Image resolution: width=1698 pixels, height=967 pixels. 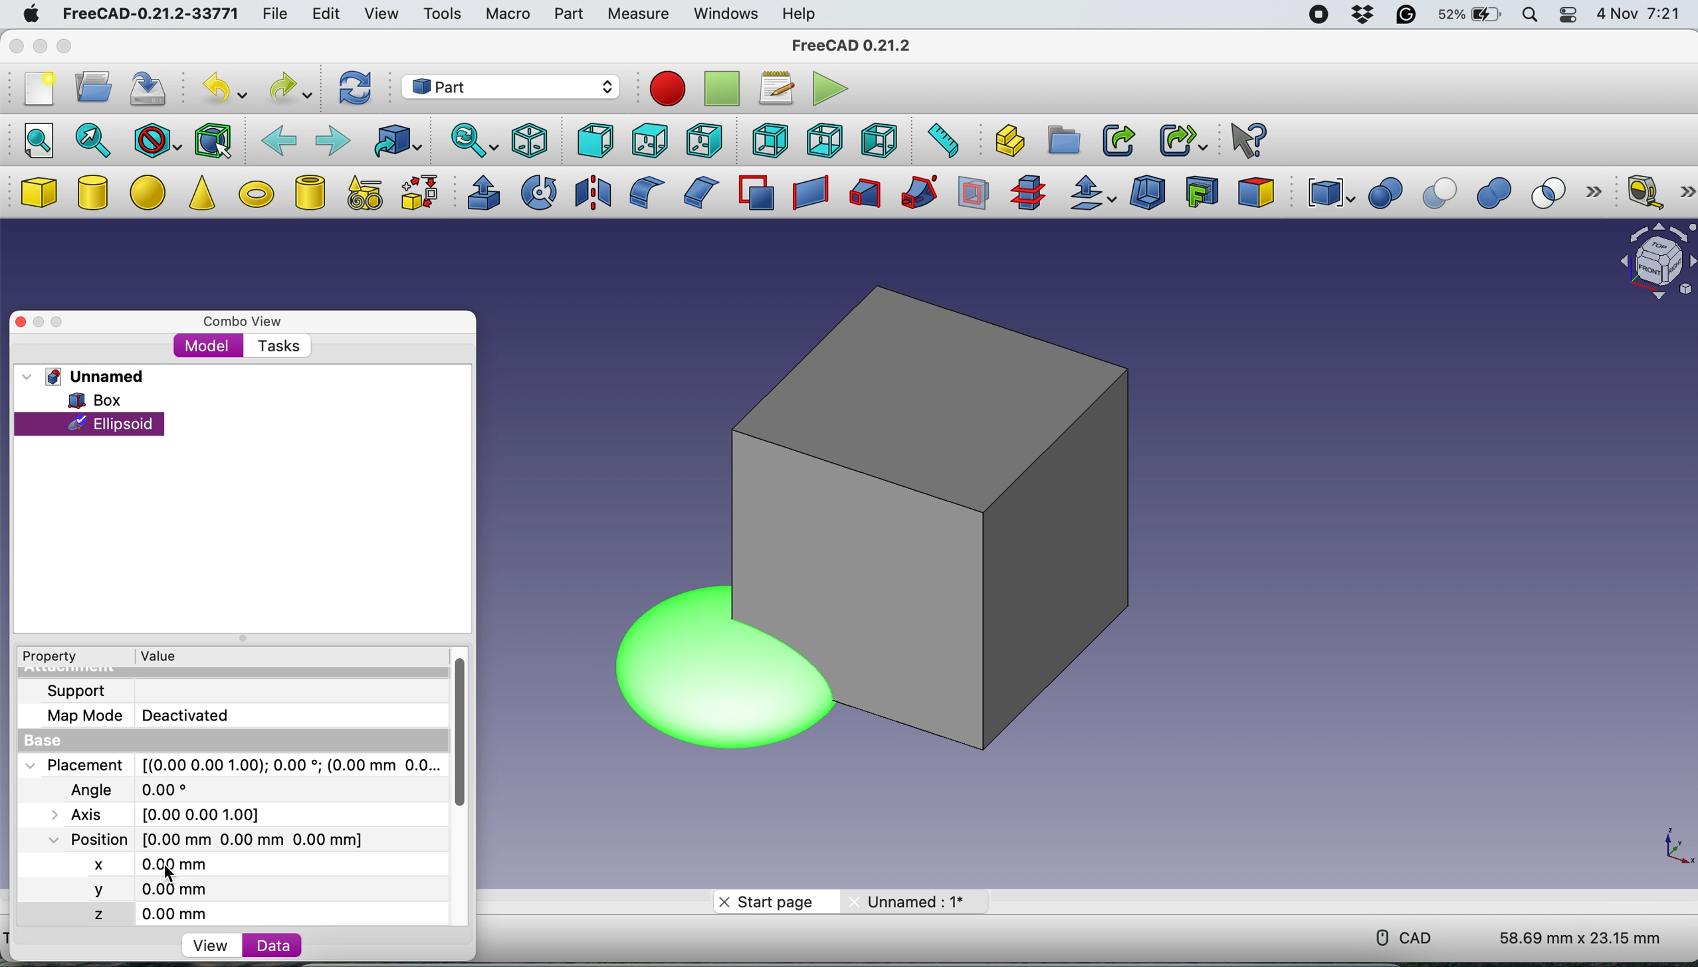 What do you see at coordinates (593, 191) in the screenshot?
I see `mirroring` at bounding box center [593, 191].